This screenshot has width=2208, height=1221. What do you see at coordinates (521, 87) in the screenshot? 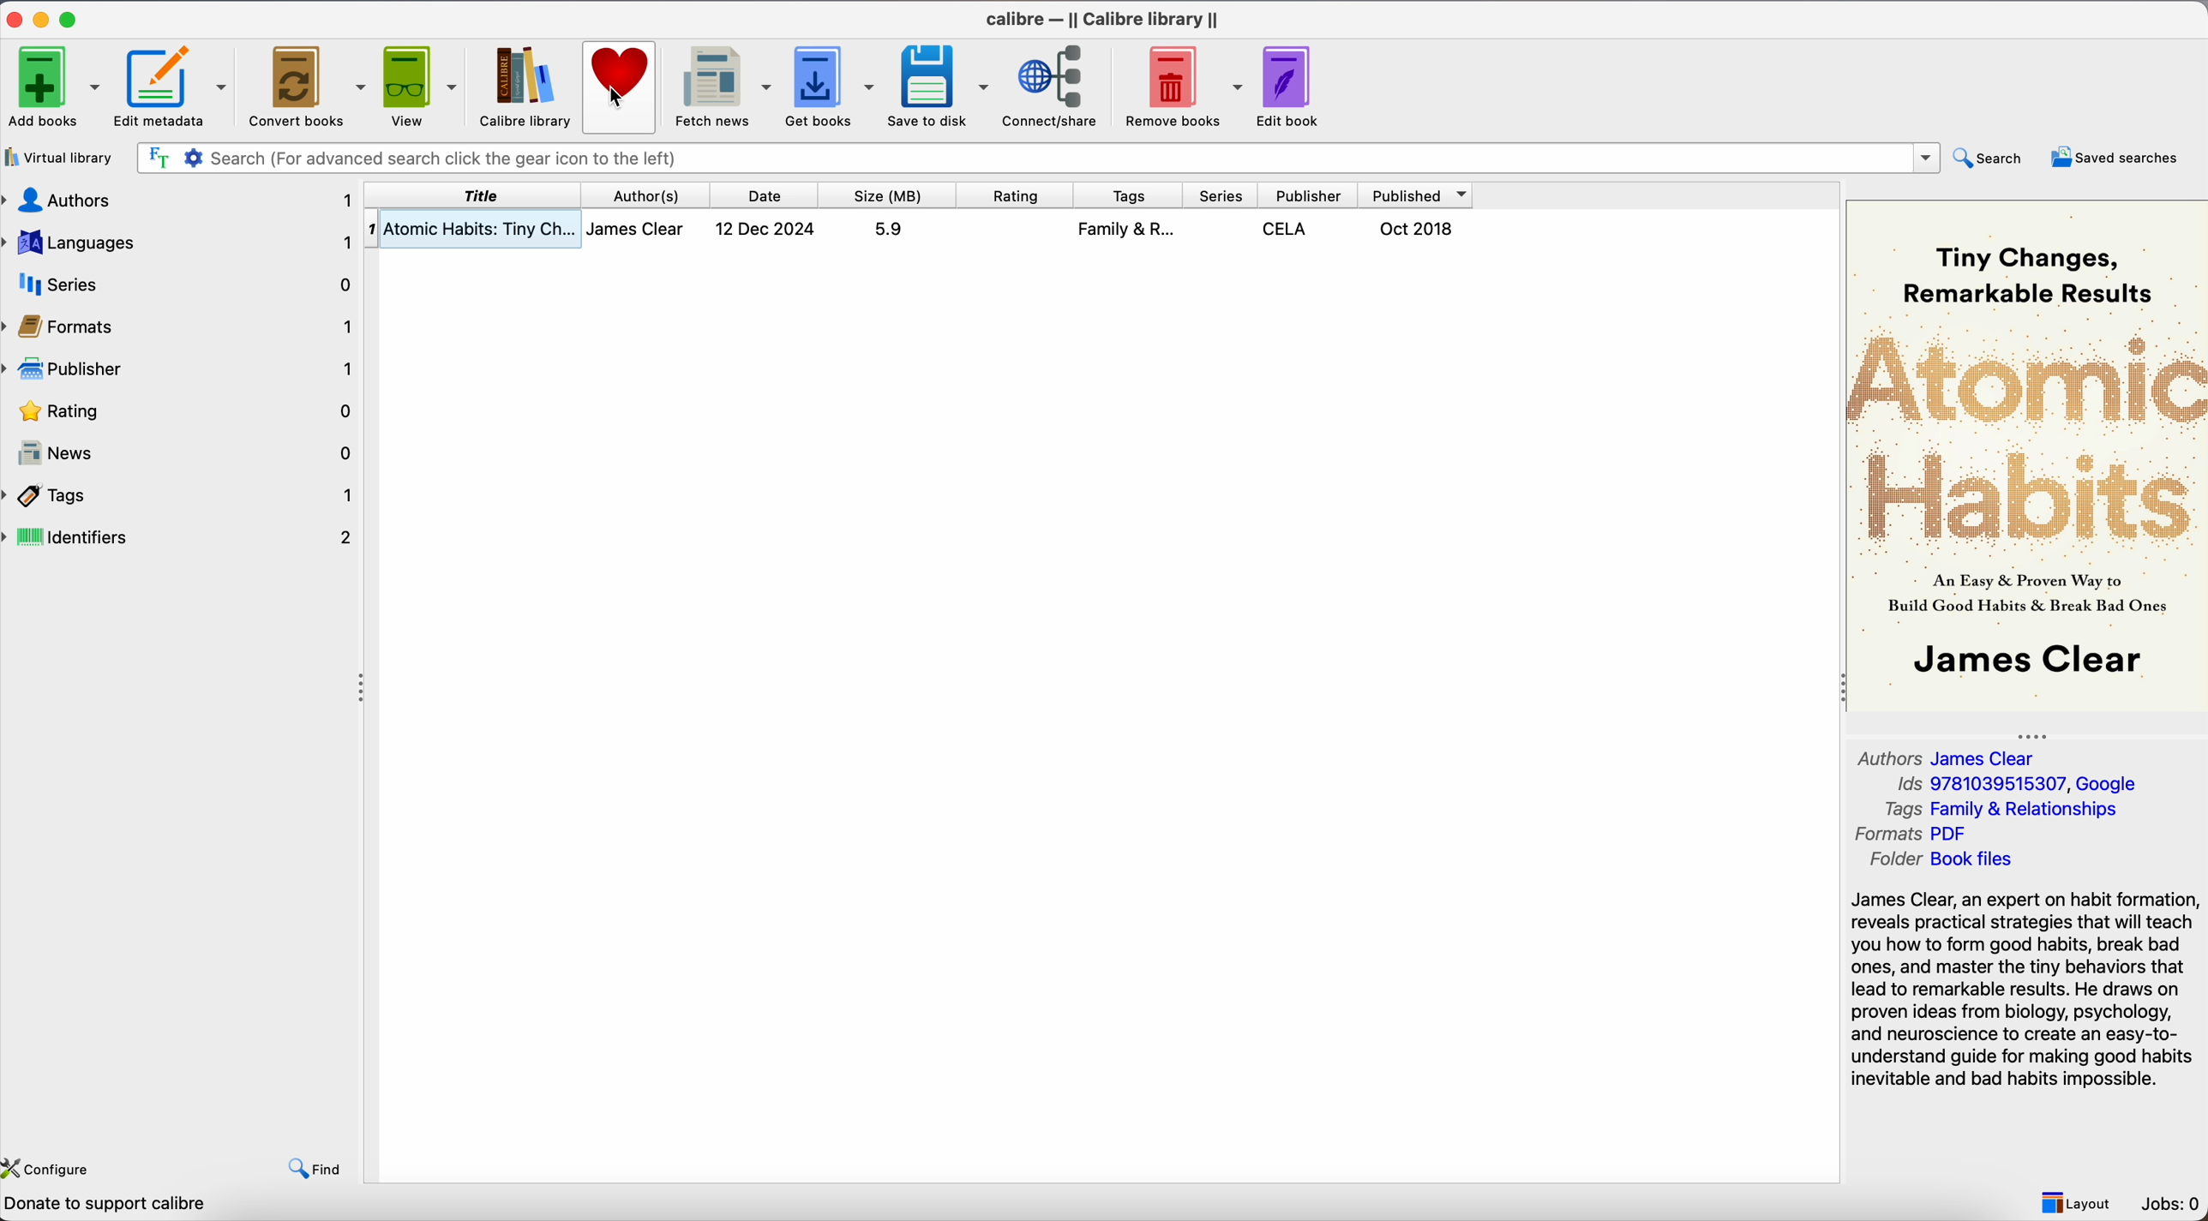
I see `Calibre library` at bounding box center [521, 87].